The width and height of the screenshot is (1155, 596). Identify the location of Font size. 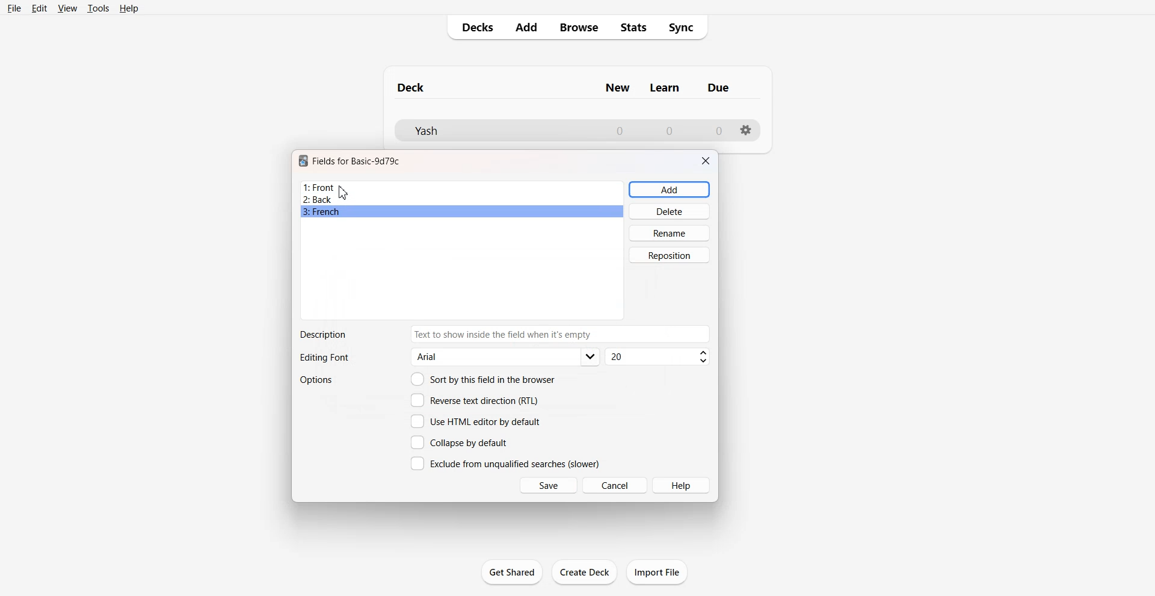
(659, 357).